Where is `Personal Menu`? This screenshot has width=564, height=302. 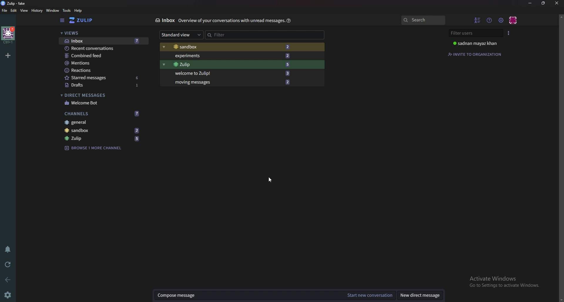 Personal Menu is located at coordinates (514, 20).